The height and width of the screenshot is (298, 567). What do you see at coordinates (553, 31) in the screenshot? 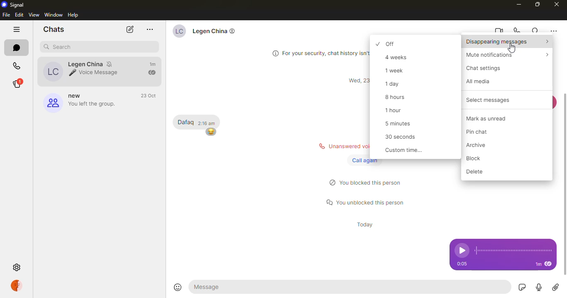
I see `more` at bounding box center [553, 31].